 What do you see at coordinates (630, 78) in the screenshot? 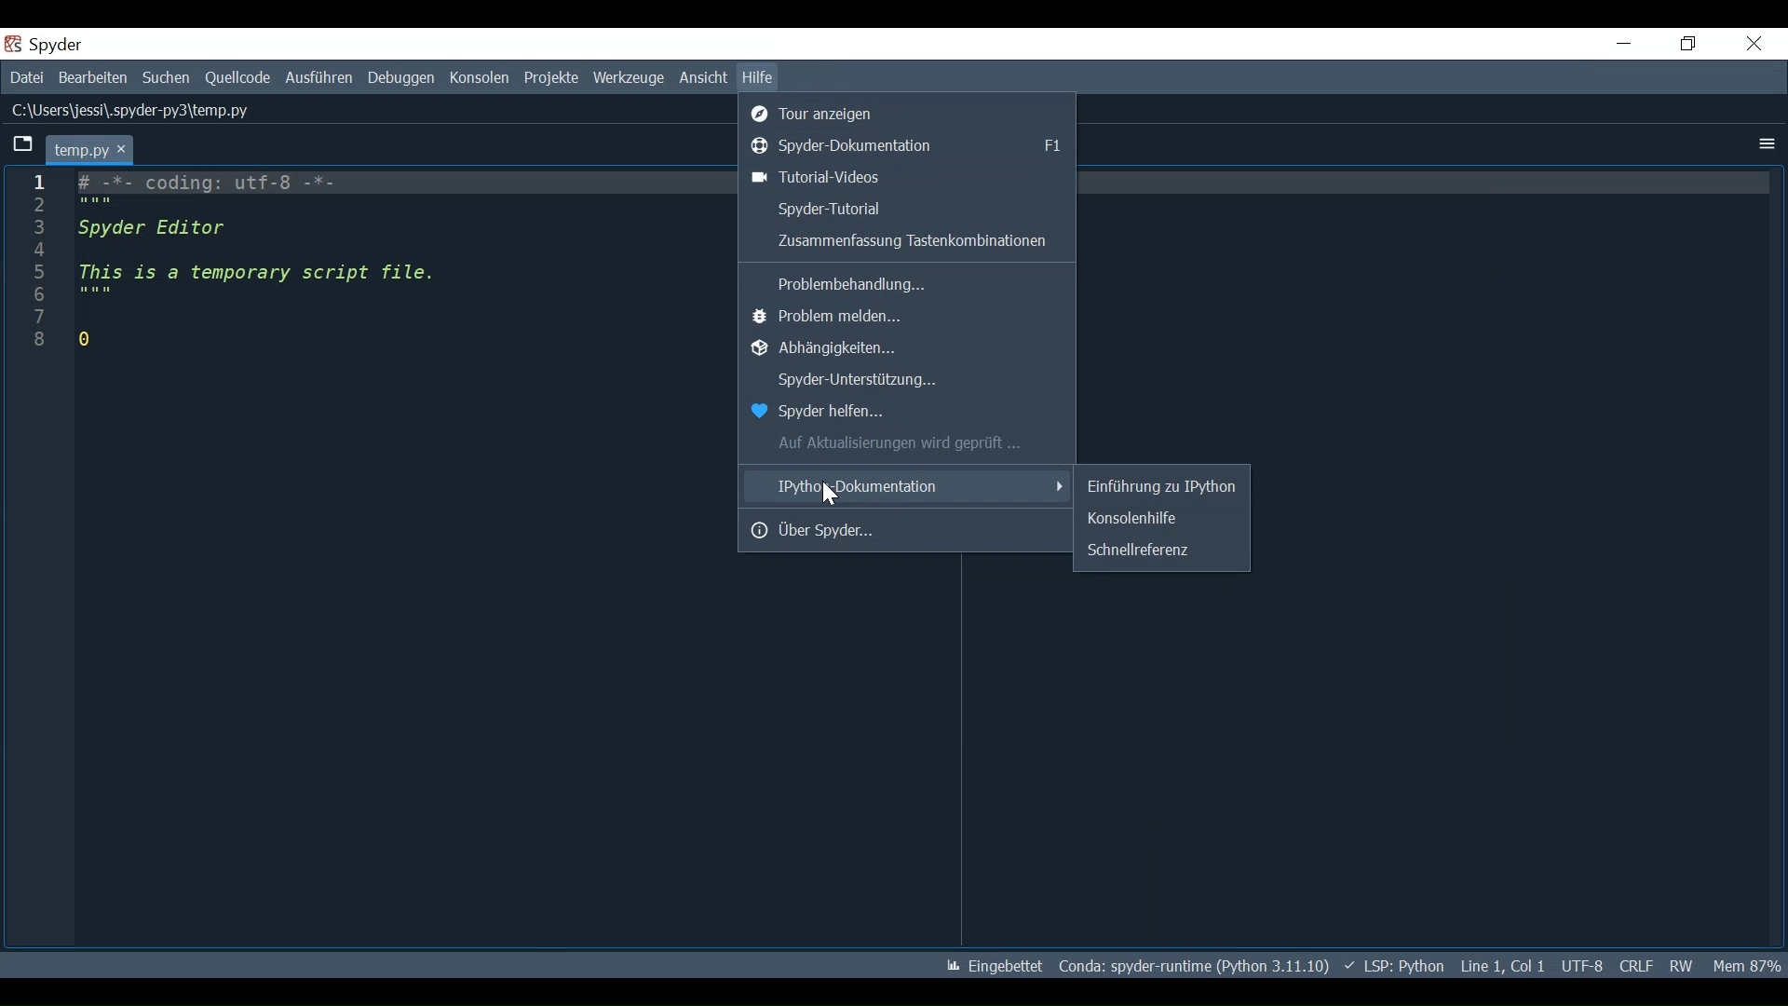
I see `Tools` at bounding box center [630, 78].